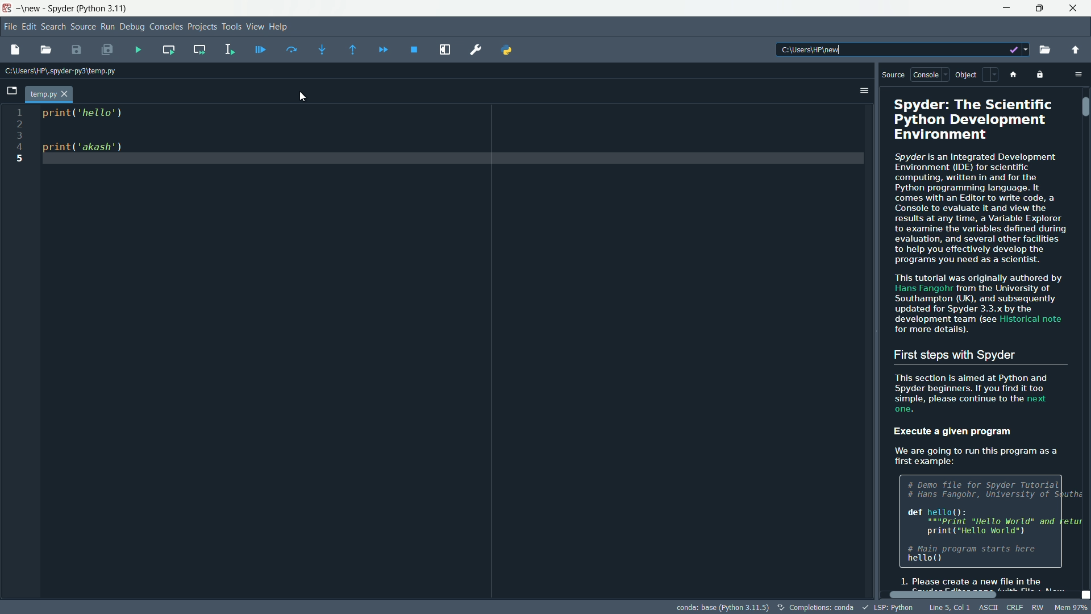 This screenshot has width=1091, height=614. Describe the element at coordinates (1047, 49) in the screenshot. I see `browse a working directory` at that location.